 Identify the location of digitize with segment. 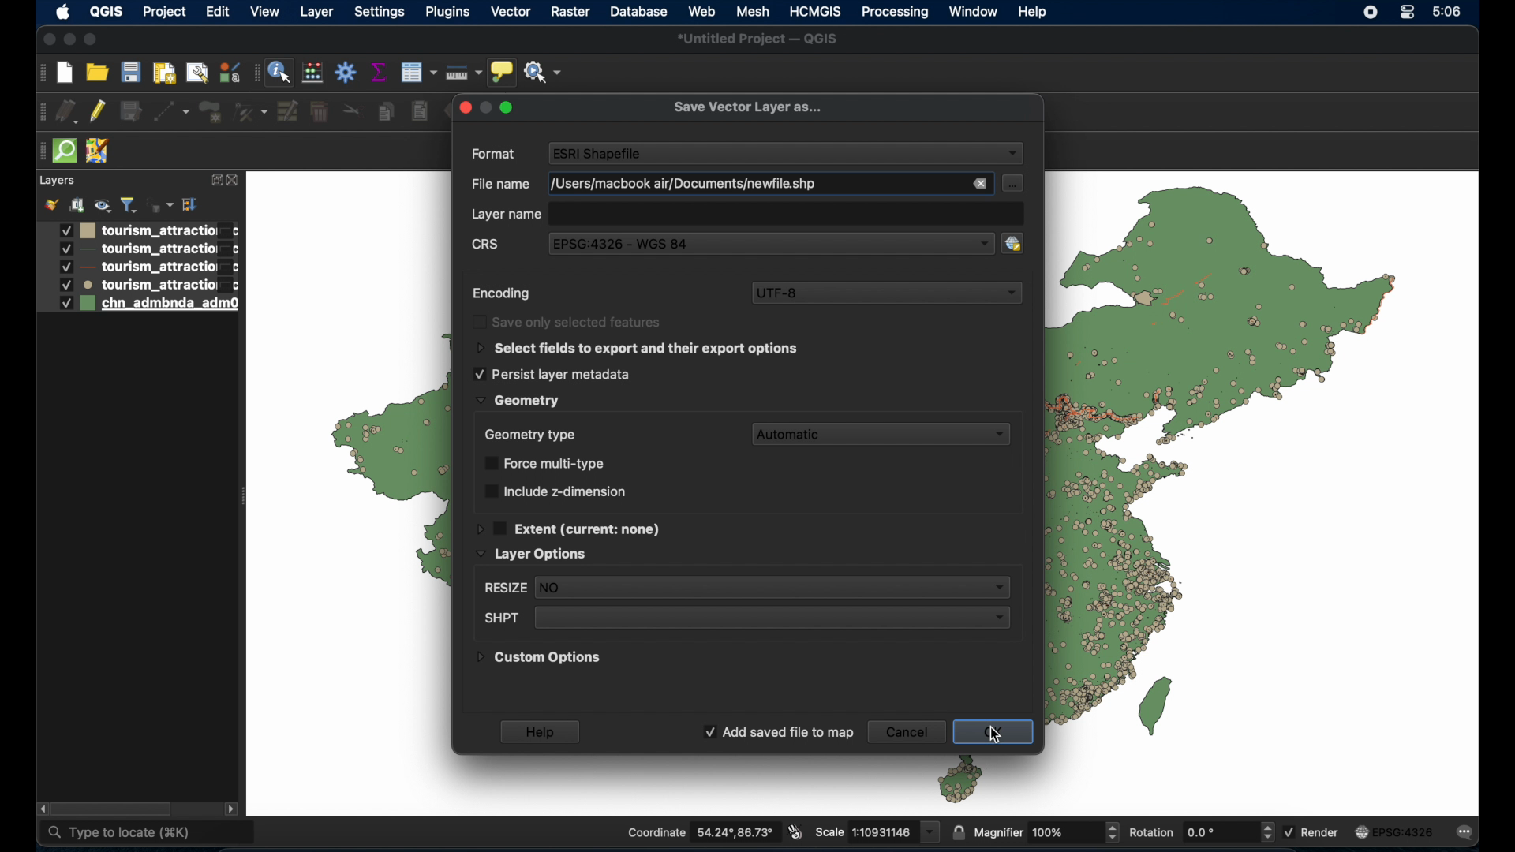
(172, 112).